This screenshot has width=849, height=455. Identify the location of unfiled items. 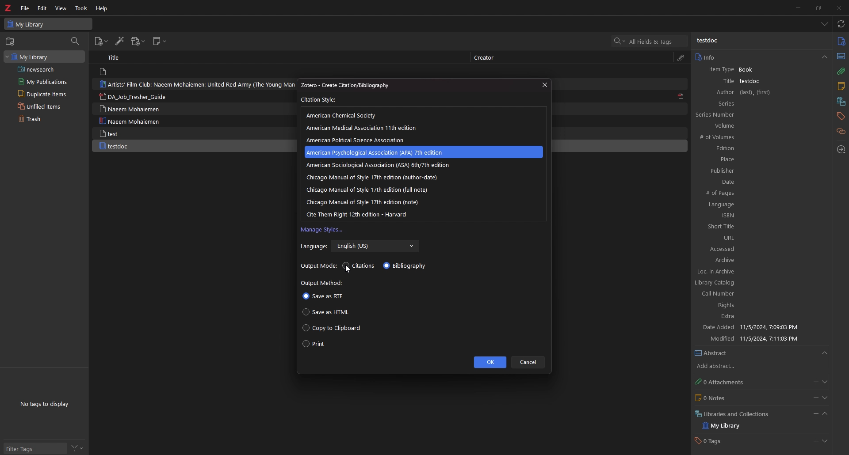
(42, 106).